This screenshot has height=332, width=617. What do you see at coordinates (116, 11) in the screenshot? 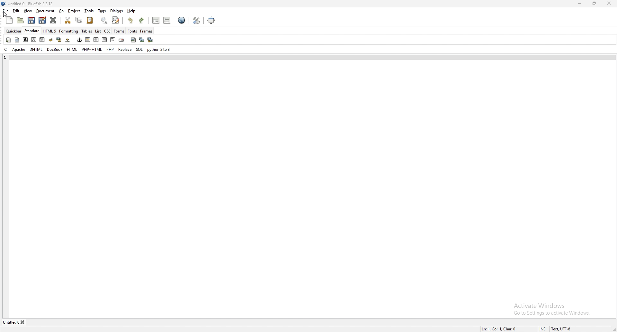
I see `dialogs` at bounding box center [116, 11].